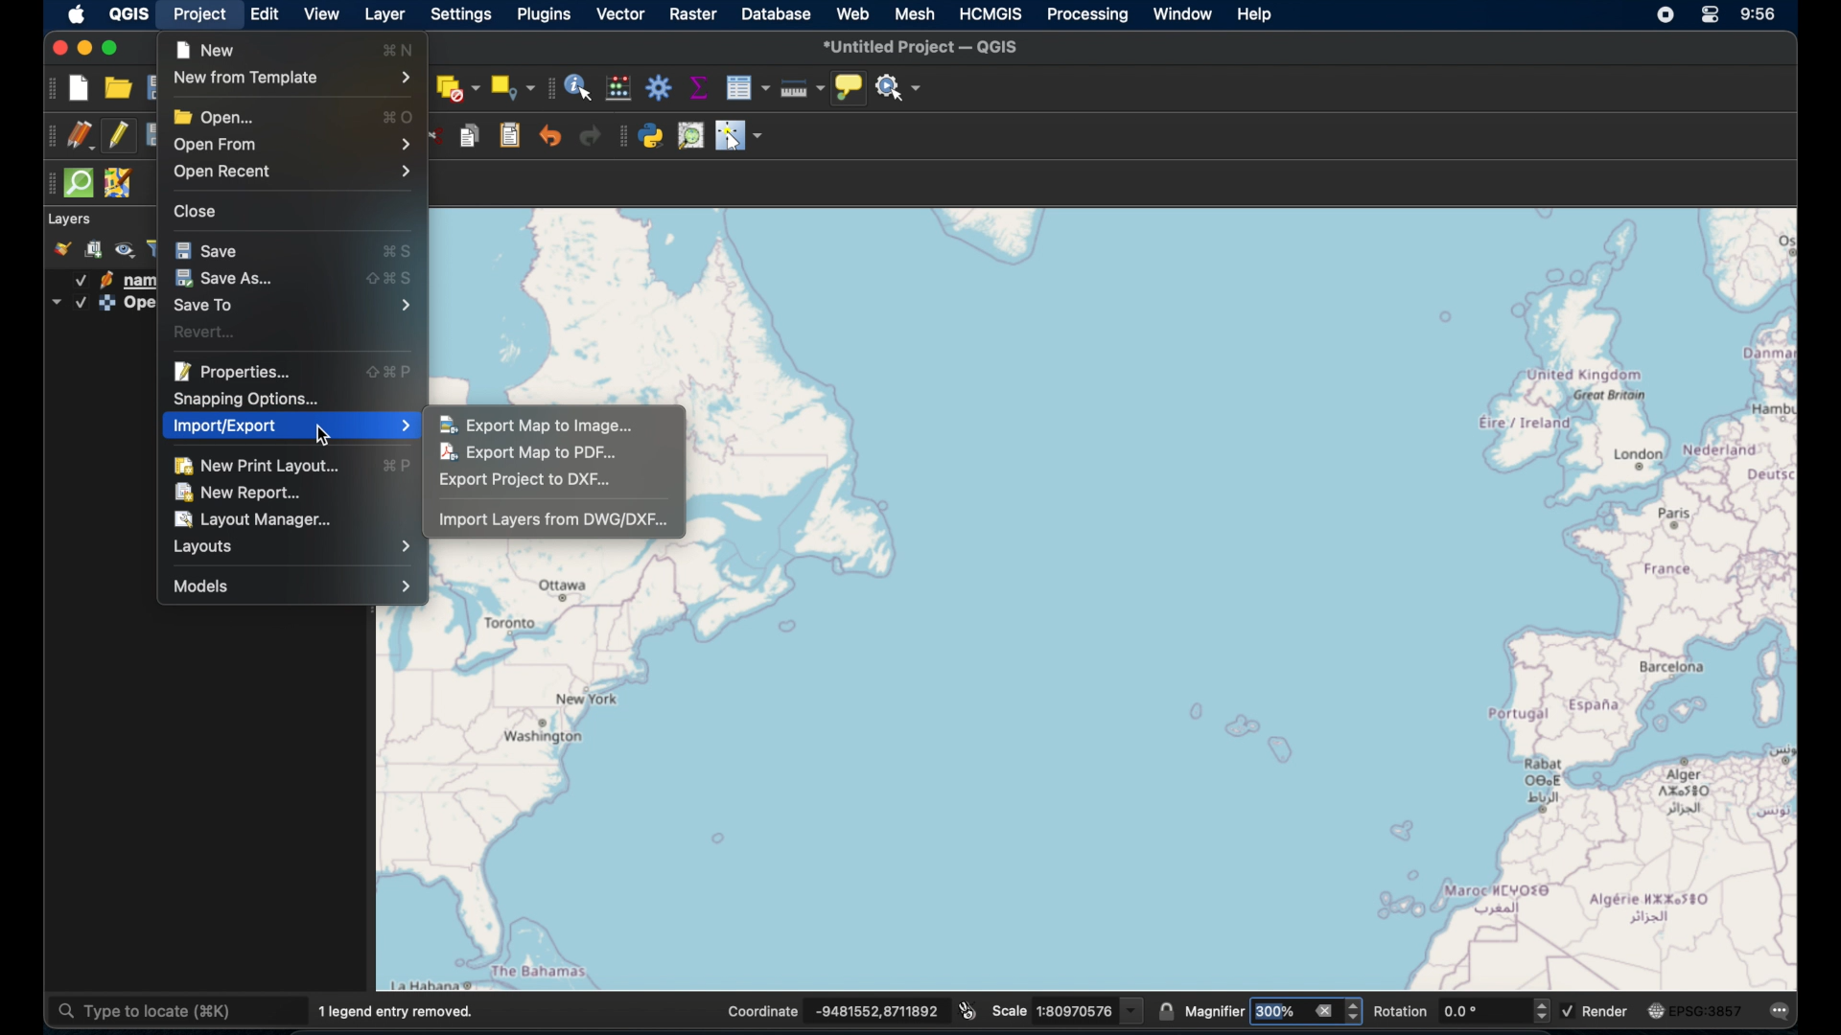  I want to click on toolbox, so click(659, 87).